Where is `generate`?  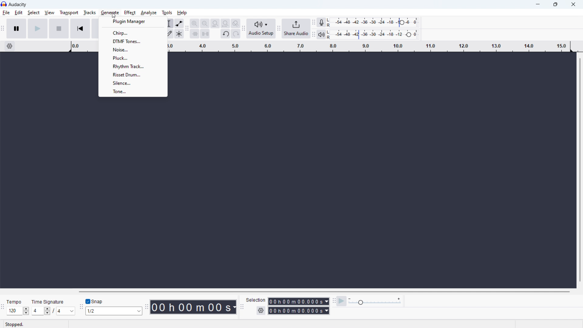
generate is located at coordinates (110, 12).